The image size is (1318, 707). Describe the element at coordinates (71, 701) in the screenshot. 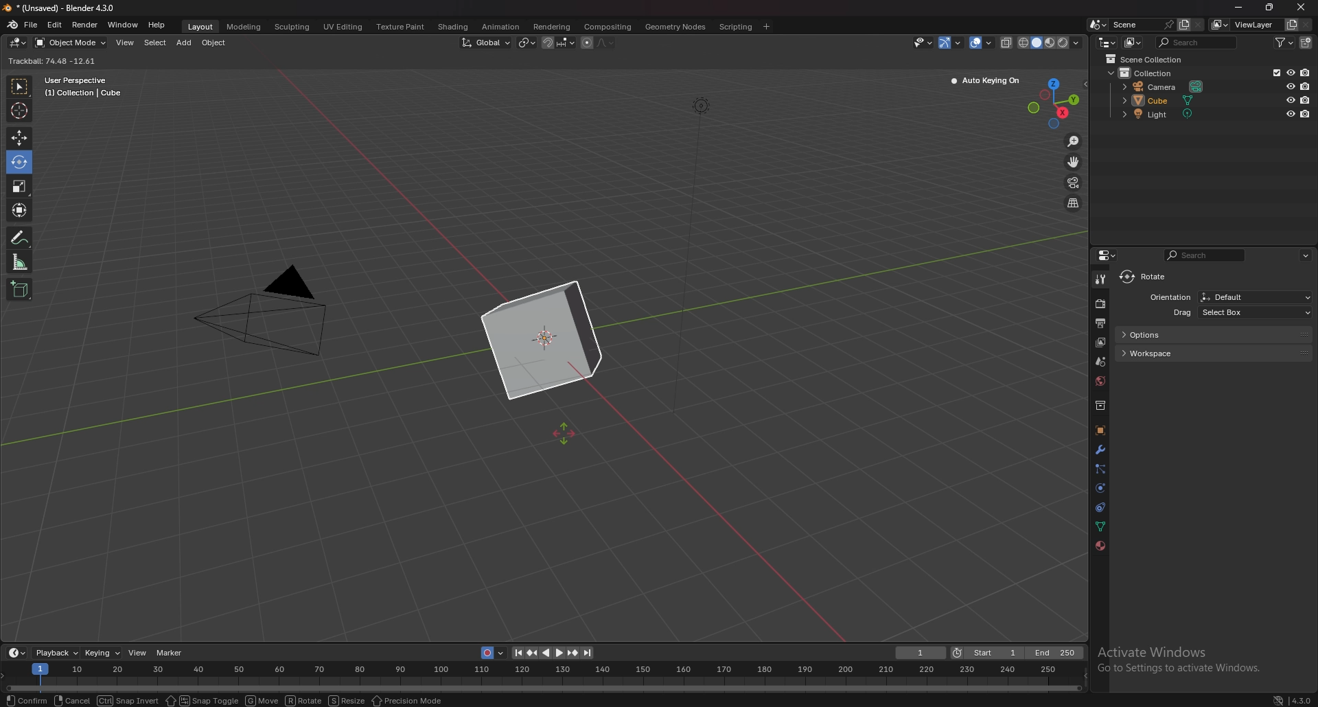

I see `cancel` at that location.